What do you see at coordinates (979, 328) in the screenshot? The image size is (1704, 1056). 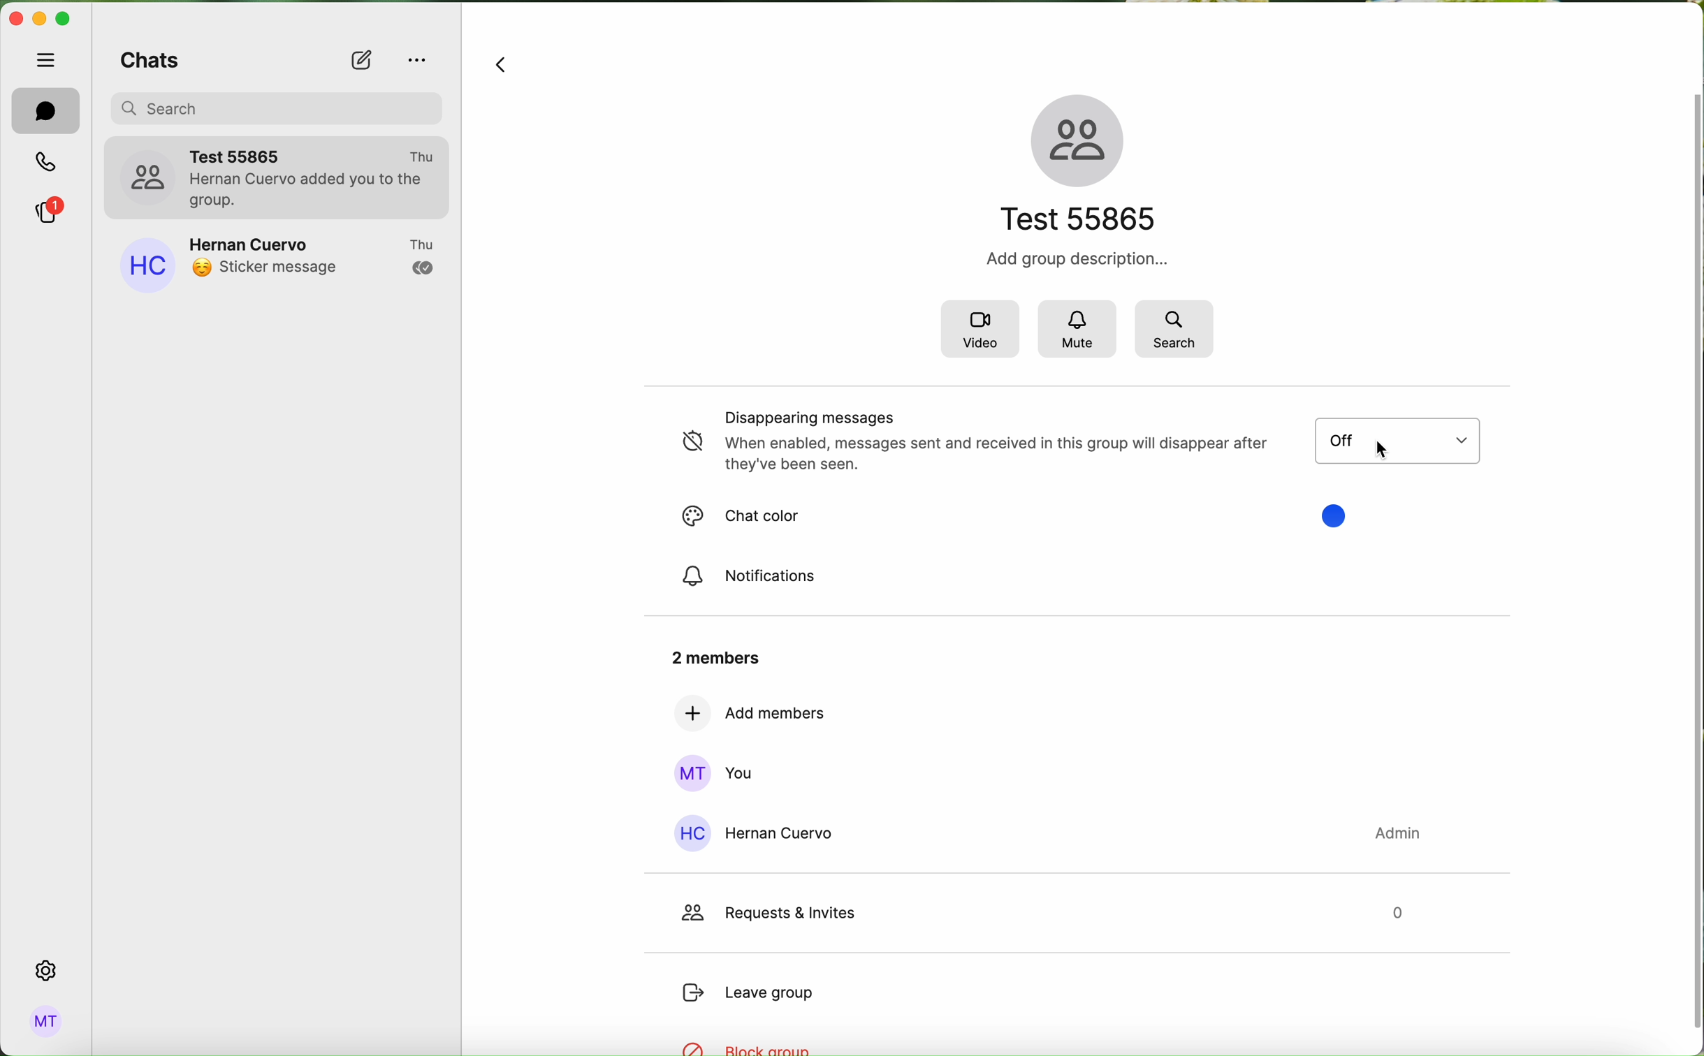 I see `video` at bounding box center [979, 328].